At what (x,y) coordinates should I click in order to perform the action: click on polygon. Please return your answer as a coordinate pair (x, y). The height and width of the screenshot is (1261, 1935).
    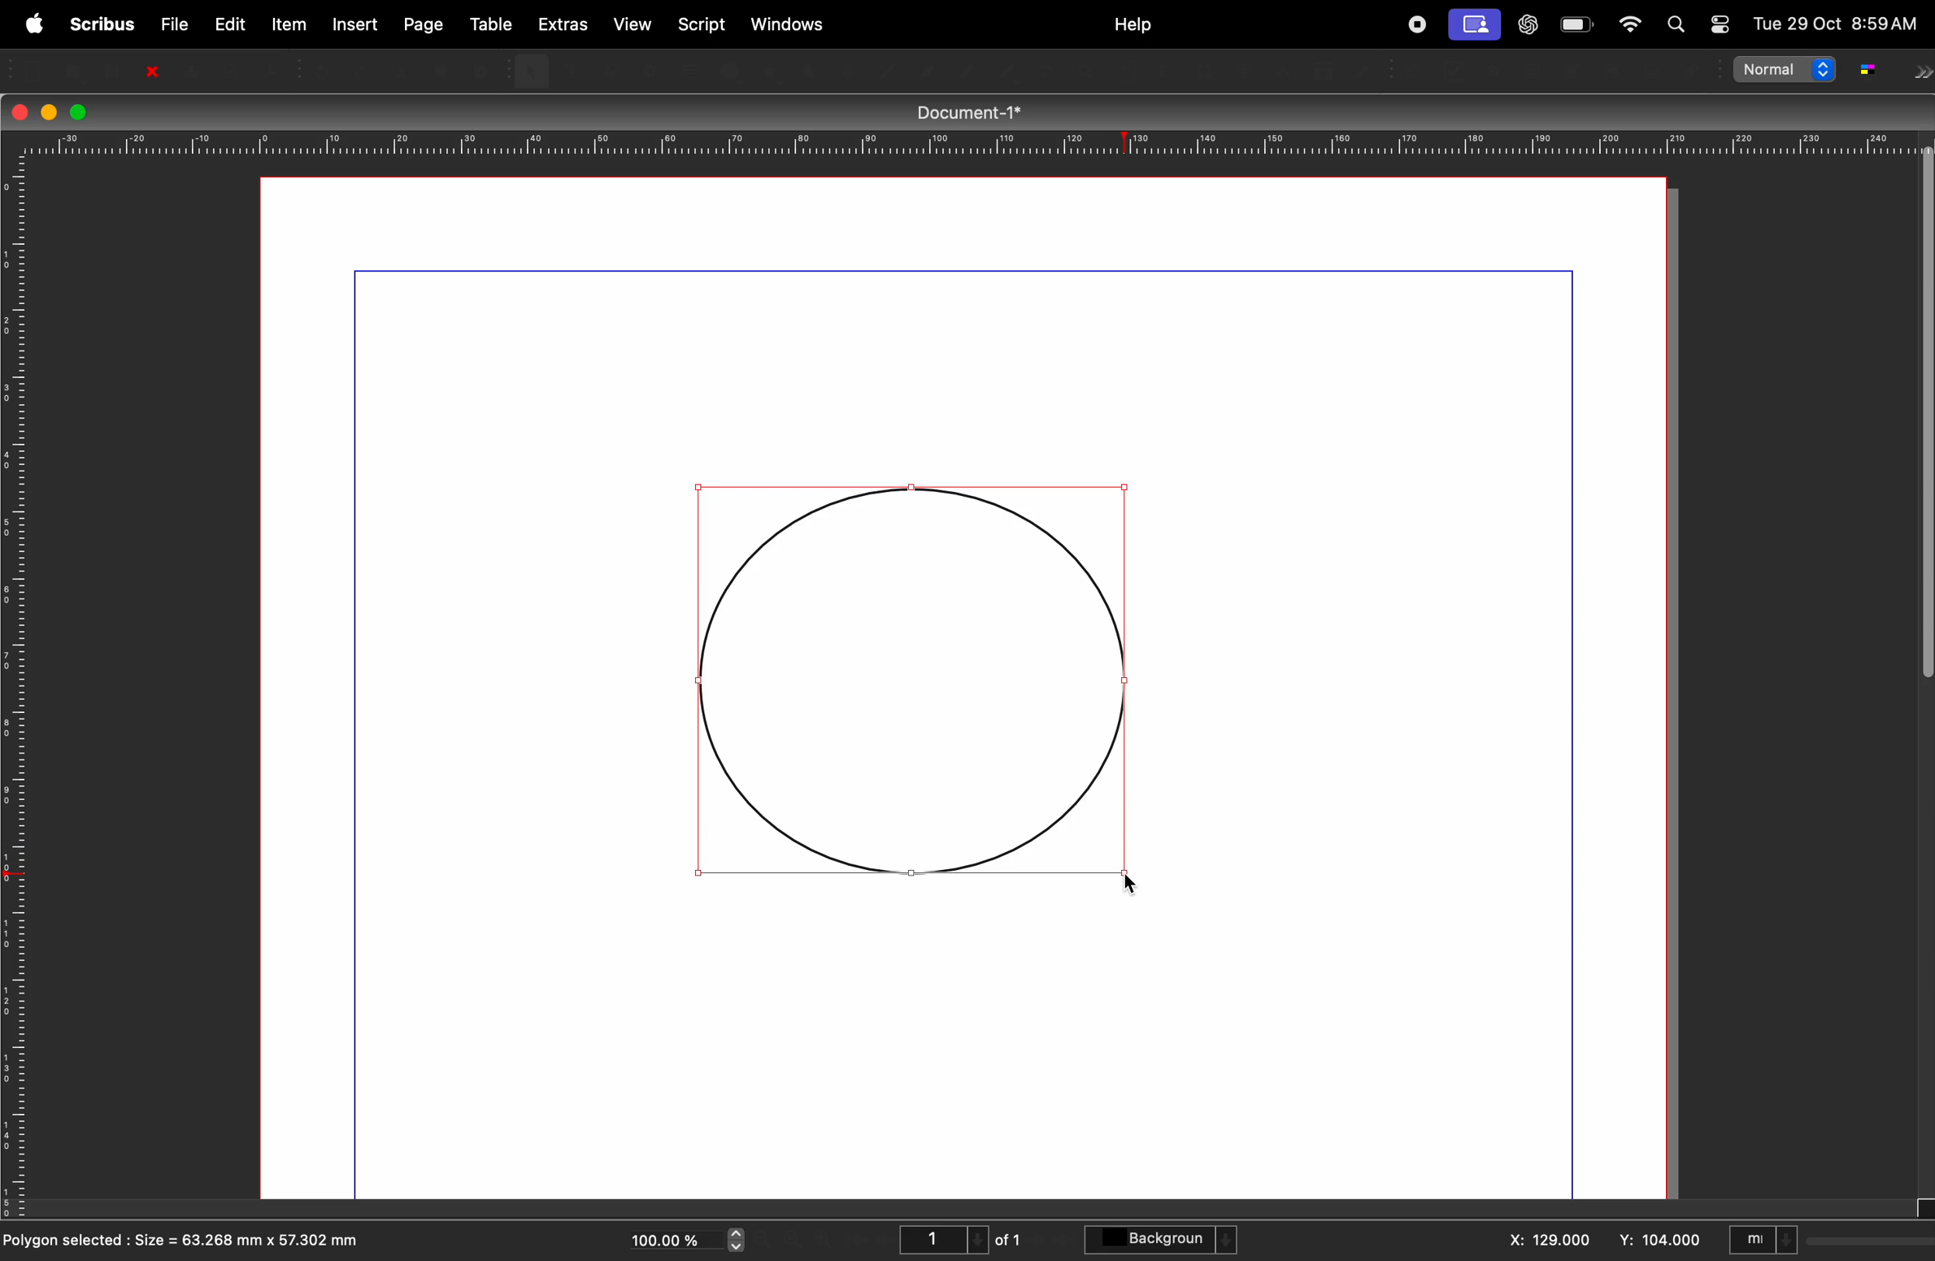
    Looking at the image, I should click on (770, 72).